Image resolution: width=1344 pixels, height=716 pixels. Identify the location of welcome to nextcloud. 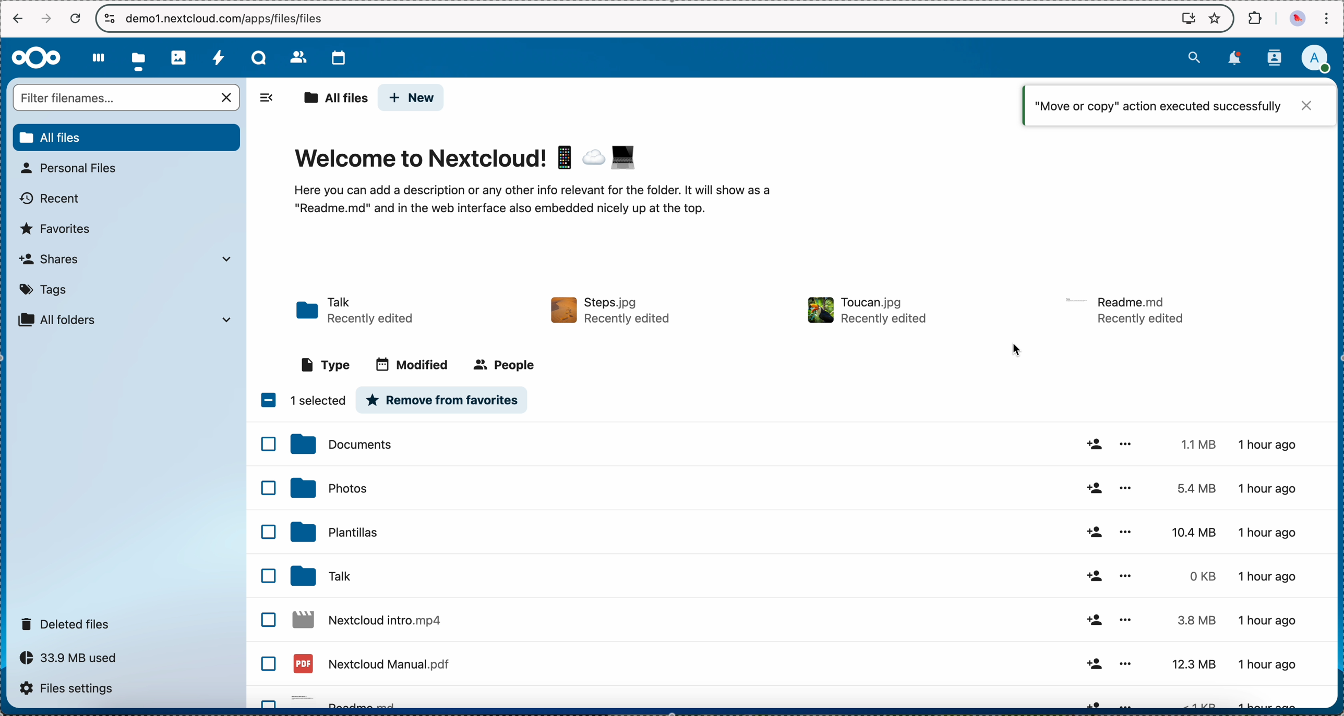
(543, 181).